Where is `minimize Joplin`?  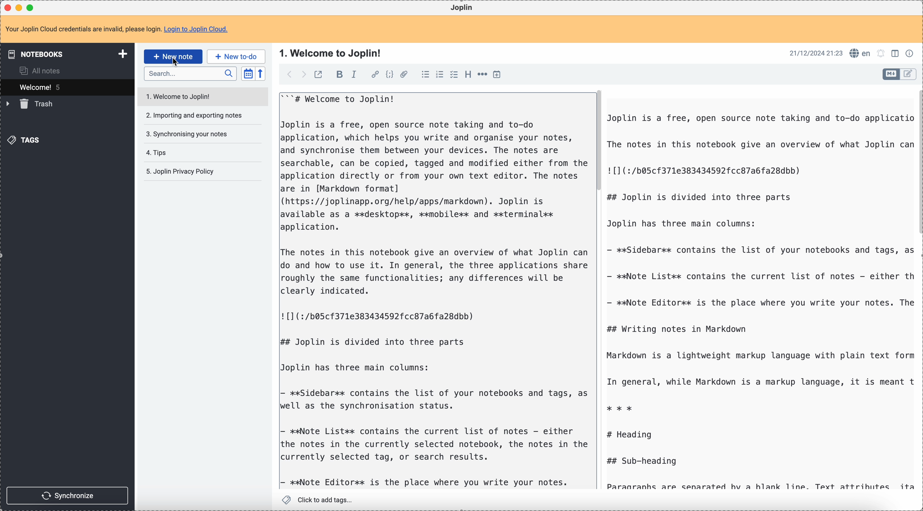 minimize Joplin is located at coordinates (20, 8).